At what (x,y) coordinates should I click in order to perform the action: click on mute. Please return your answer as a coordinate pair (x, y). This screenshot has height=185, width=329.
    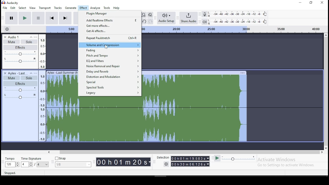
    Looking at the image, I should click on (11, 42).